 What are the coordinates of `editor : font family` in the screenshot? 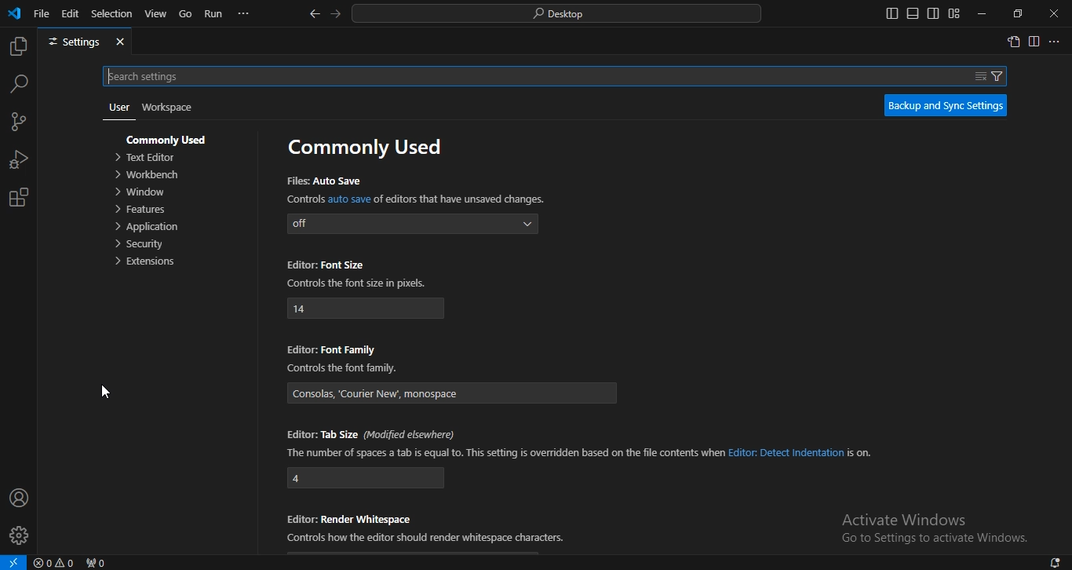 It's located at (331, 349).